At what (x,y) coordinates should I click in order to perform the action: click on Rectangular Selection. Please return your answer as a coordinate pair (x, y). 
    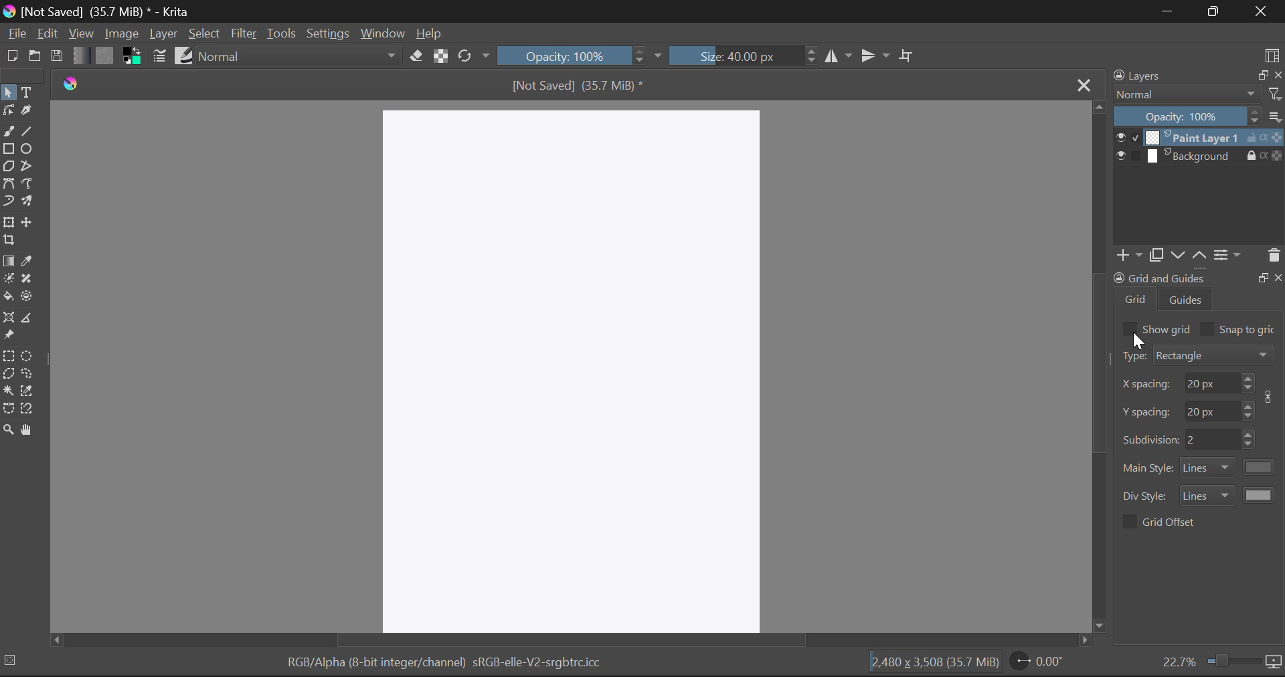
    Looking at the image, I should click on (9, 358).